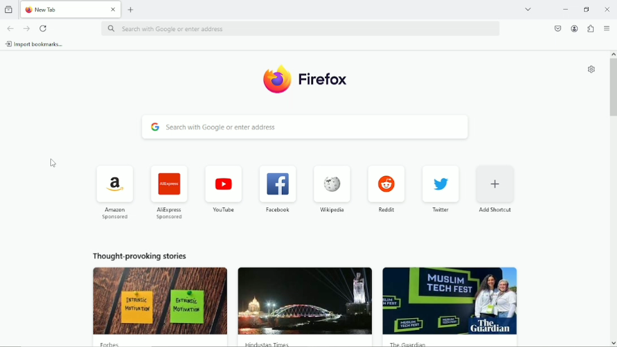 The width and height of the screenshot is (617, 347). I want to click on image, so click(449, 301).